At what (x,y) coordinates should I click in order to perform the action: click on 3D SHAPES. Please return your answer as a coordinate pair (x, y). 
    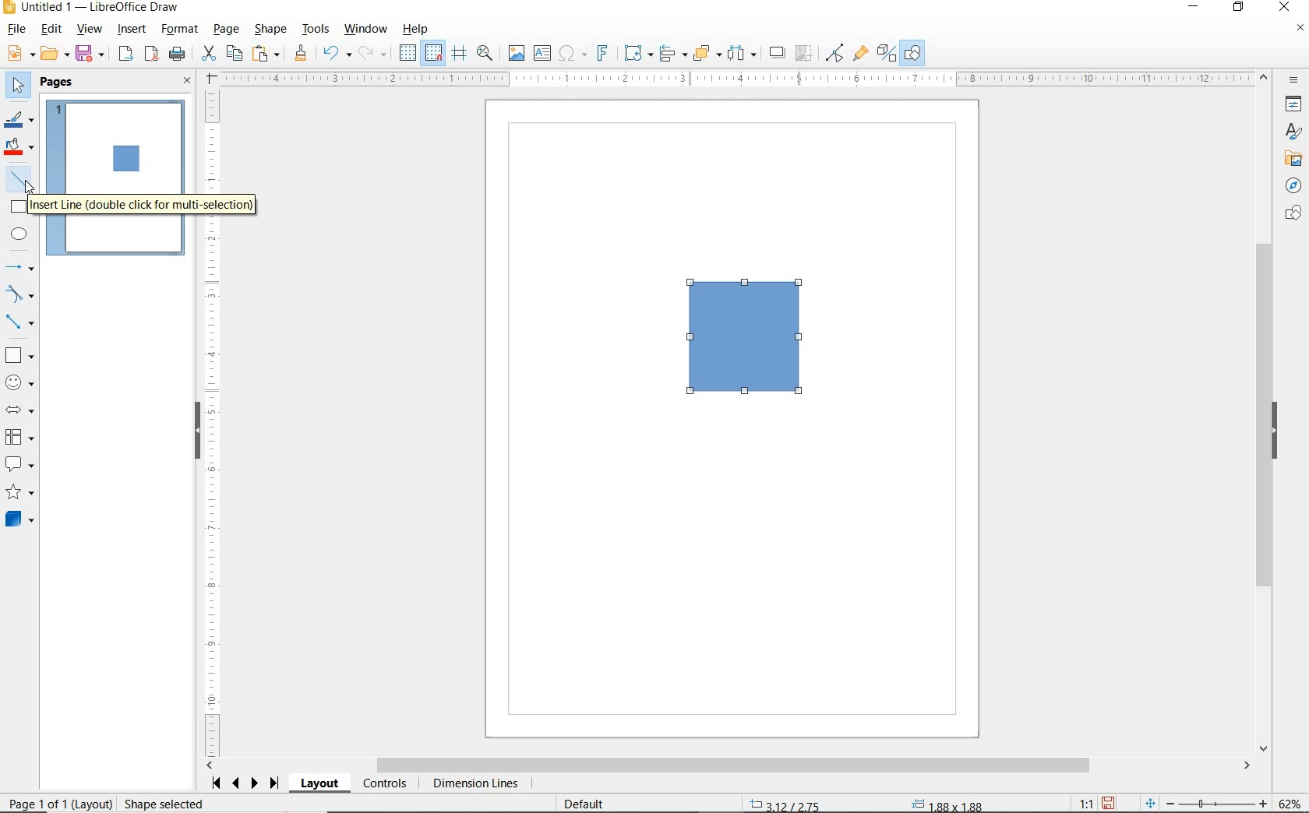
    Looking at the image, I should click on (19, 519).